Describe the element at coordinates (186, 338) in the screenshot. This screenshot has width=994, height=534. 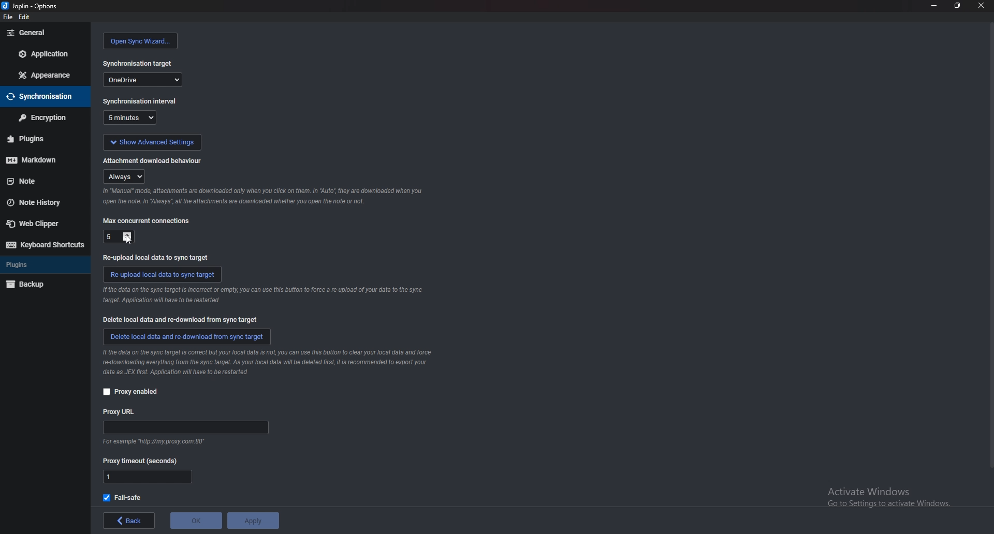
I see `delete local data and redownload` at that location.